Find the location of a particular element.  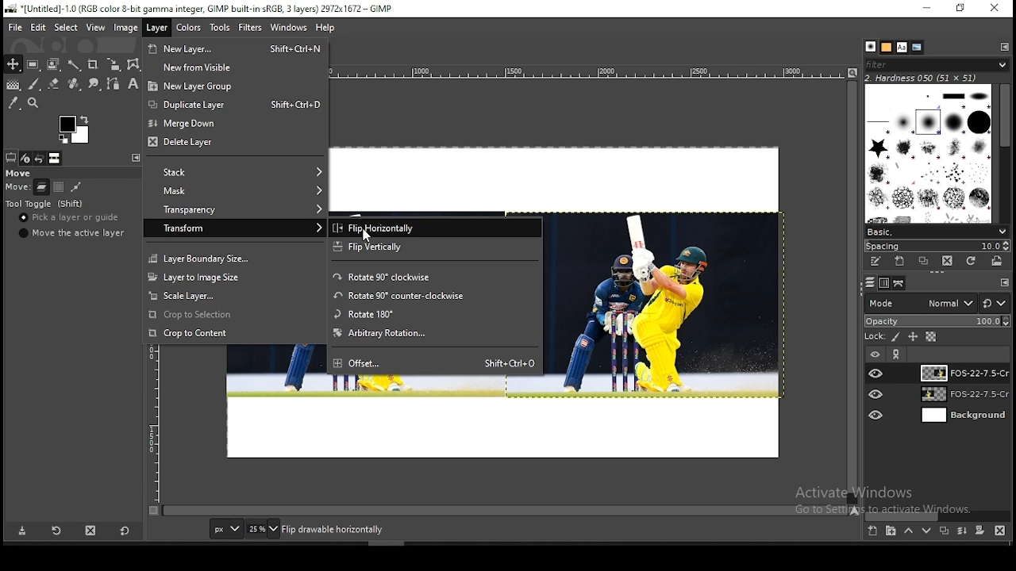

merge down is located at coordinates (234, 123).